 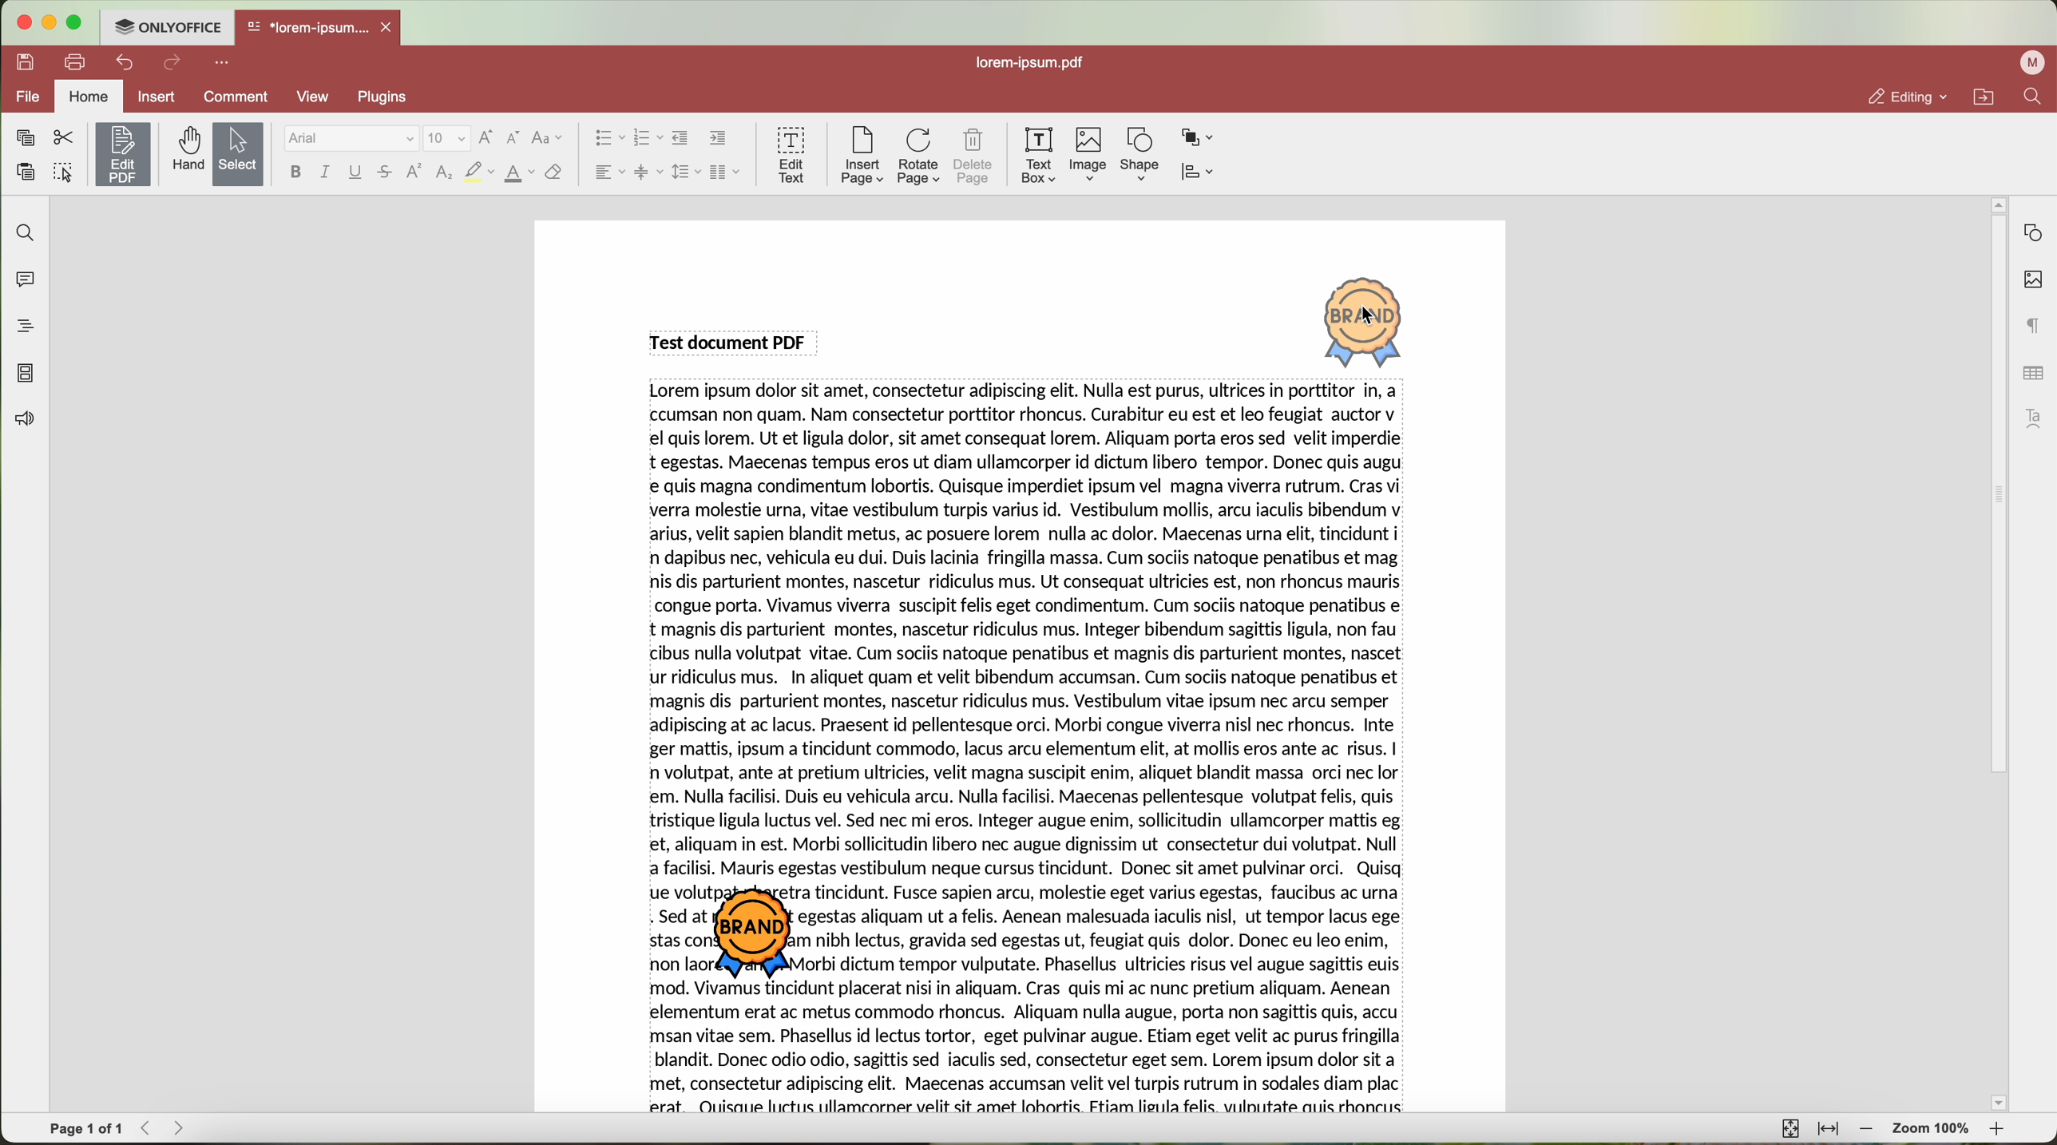 What do you see at coordinates (1202, 173) in the screenshot?
I see `align shape` at bounding box center [1202, 173].